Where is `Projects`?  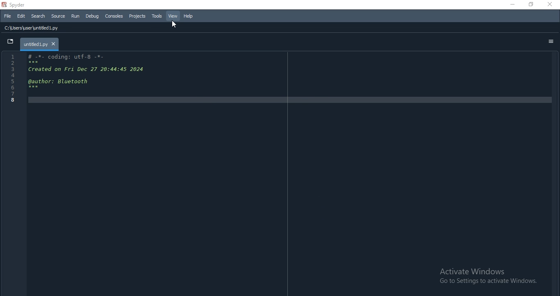
Projects is located at coordinates (137, 16).